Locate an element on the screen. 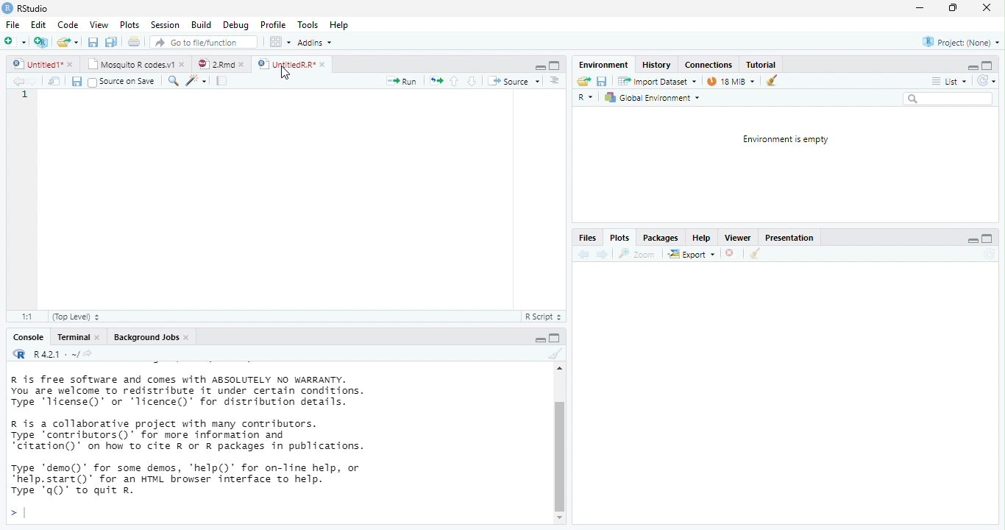  clear is located at coordinates (754, 255).